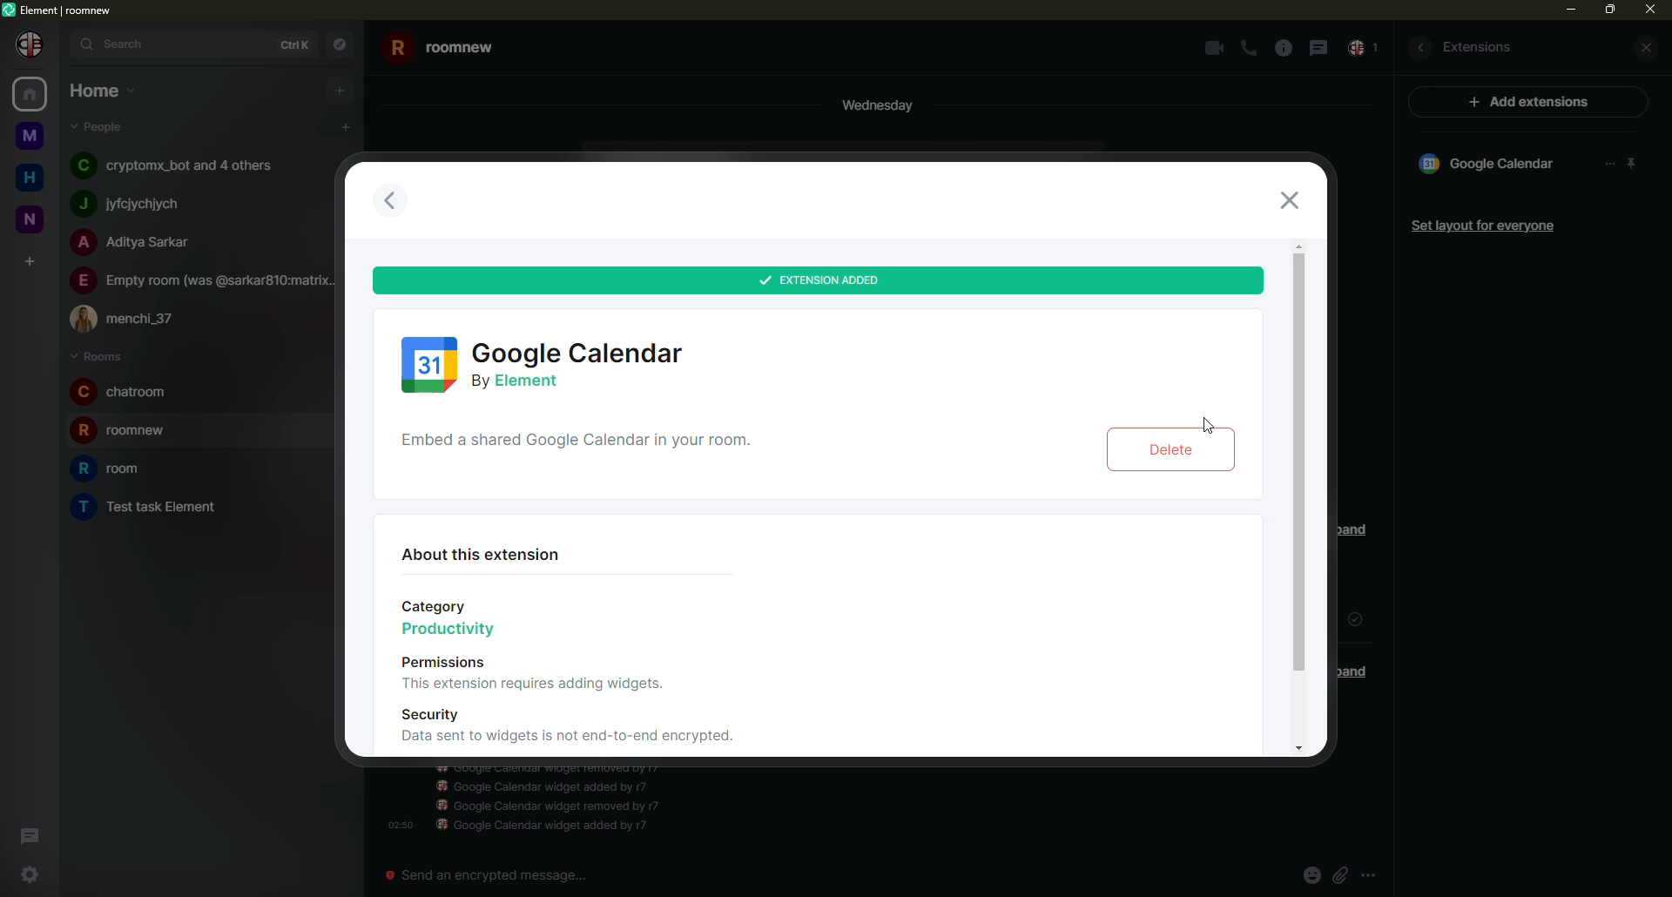 The width and height of the screenshot is (1672, 897). Describe the element at coordinates (1365, 49) in the screenshot. I see `inbox` at that location.